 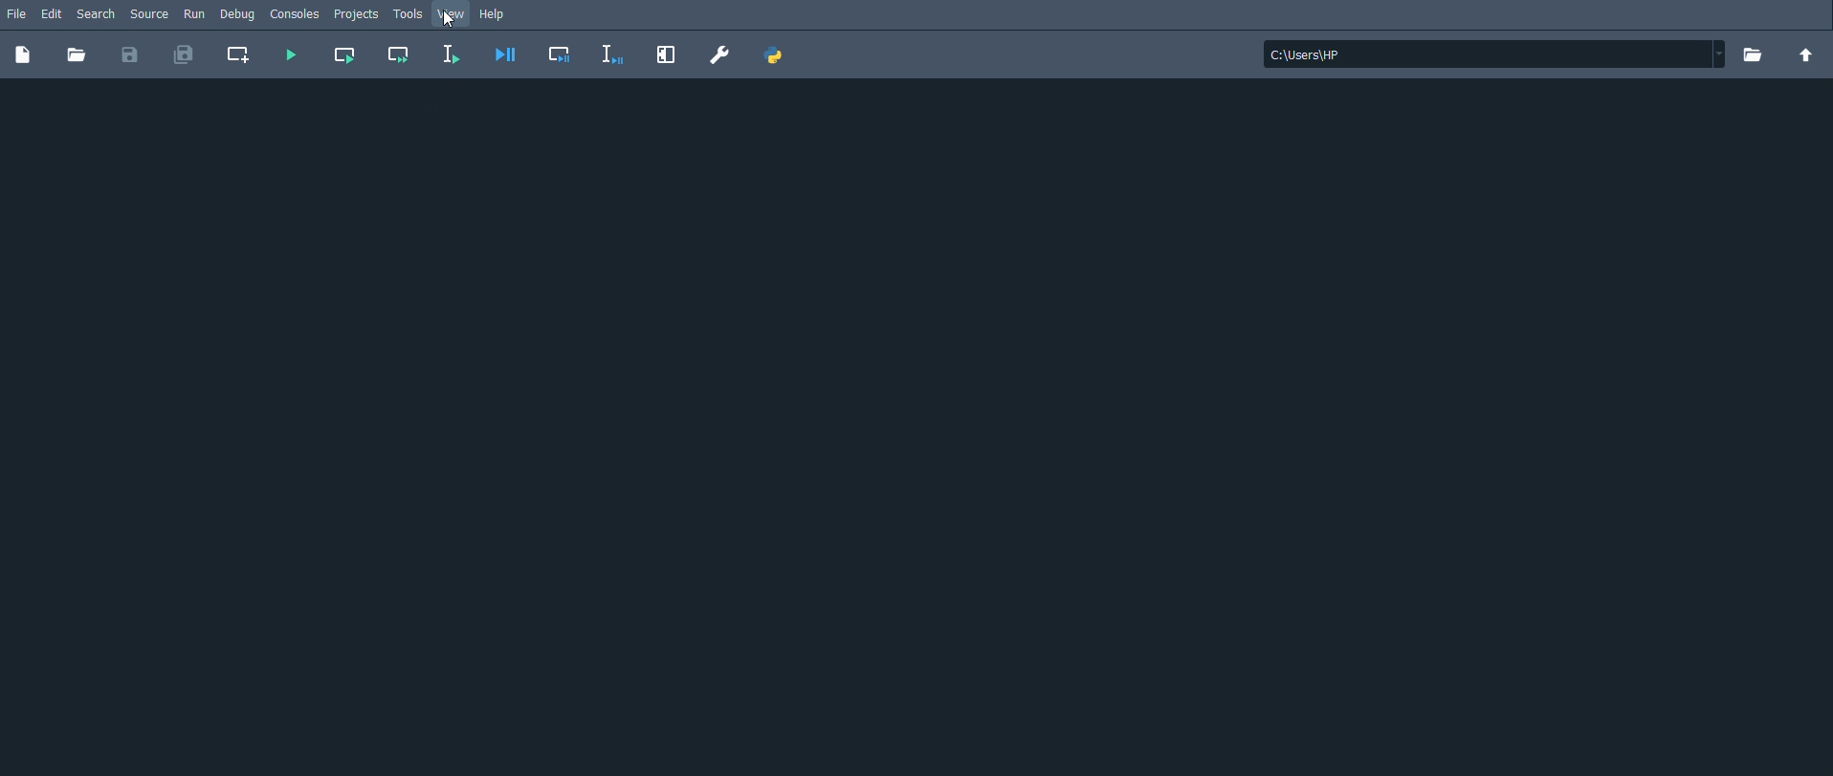 I want to click on Open file, so click(x=77, y=56).